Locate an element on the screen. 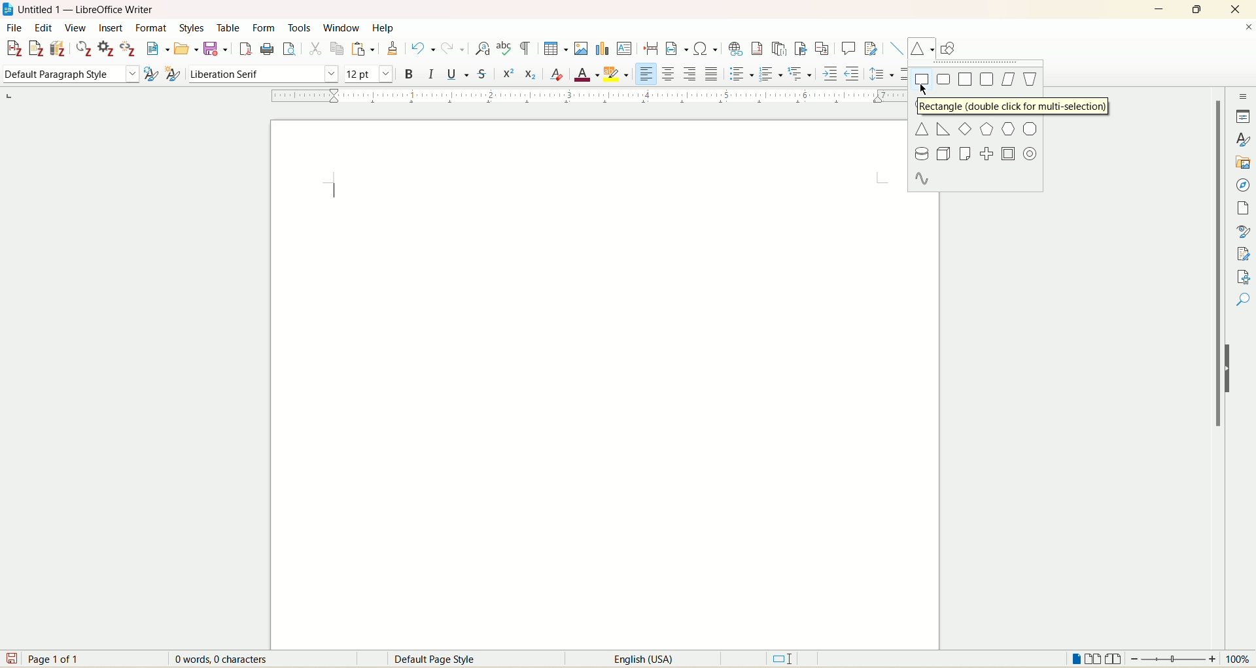 This screenshot has height=668, width=1256. square rounded is located at coordinates (987, 79).